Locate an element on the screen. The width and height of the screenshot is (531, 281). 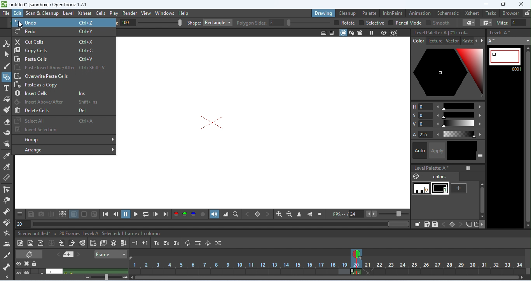
next frame is located at coordinates (155, 214).